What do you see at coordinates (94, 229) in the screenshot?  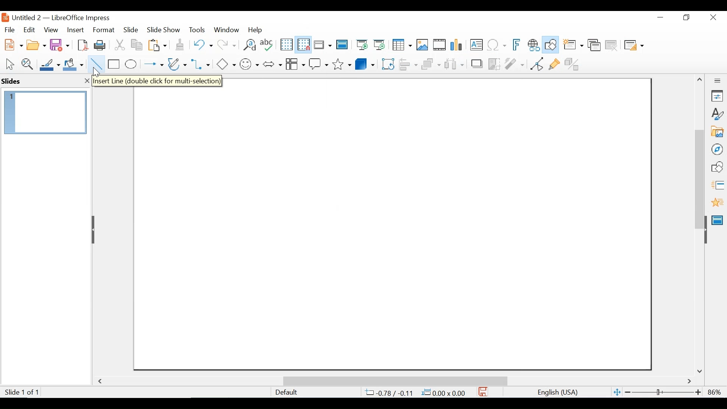 I see `Hide` at bounding box center [94, 229].